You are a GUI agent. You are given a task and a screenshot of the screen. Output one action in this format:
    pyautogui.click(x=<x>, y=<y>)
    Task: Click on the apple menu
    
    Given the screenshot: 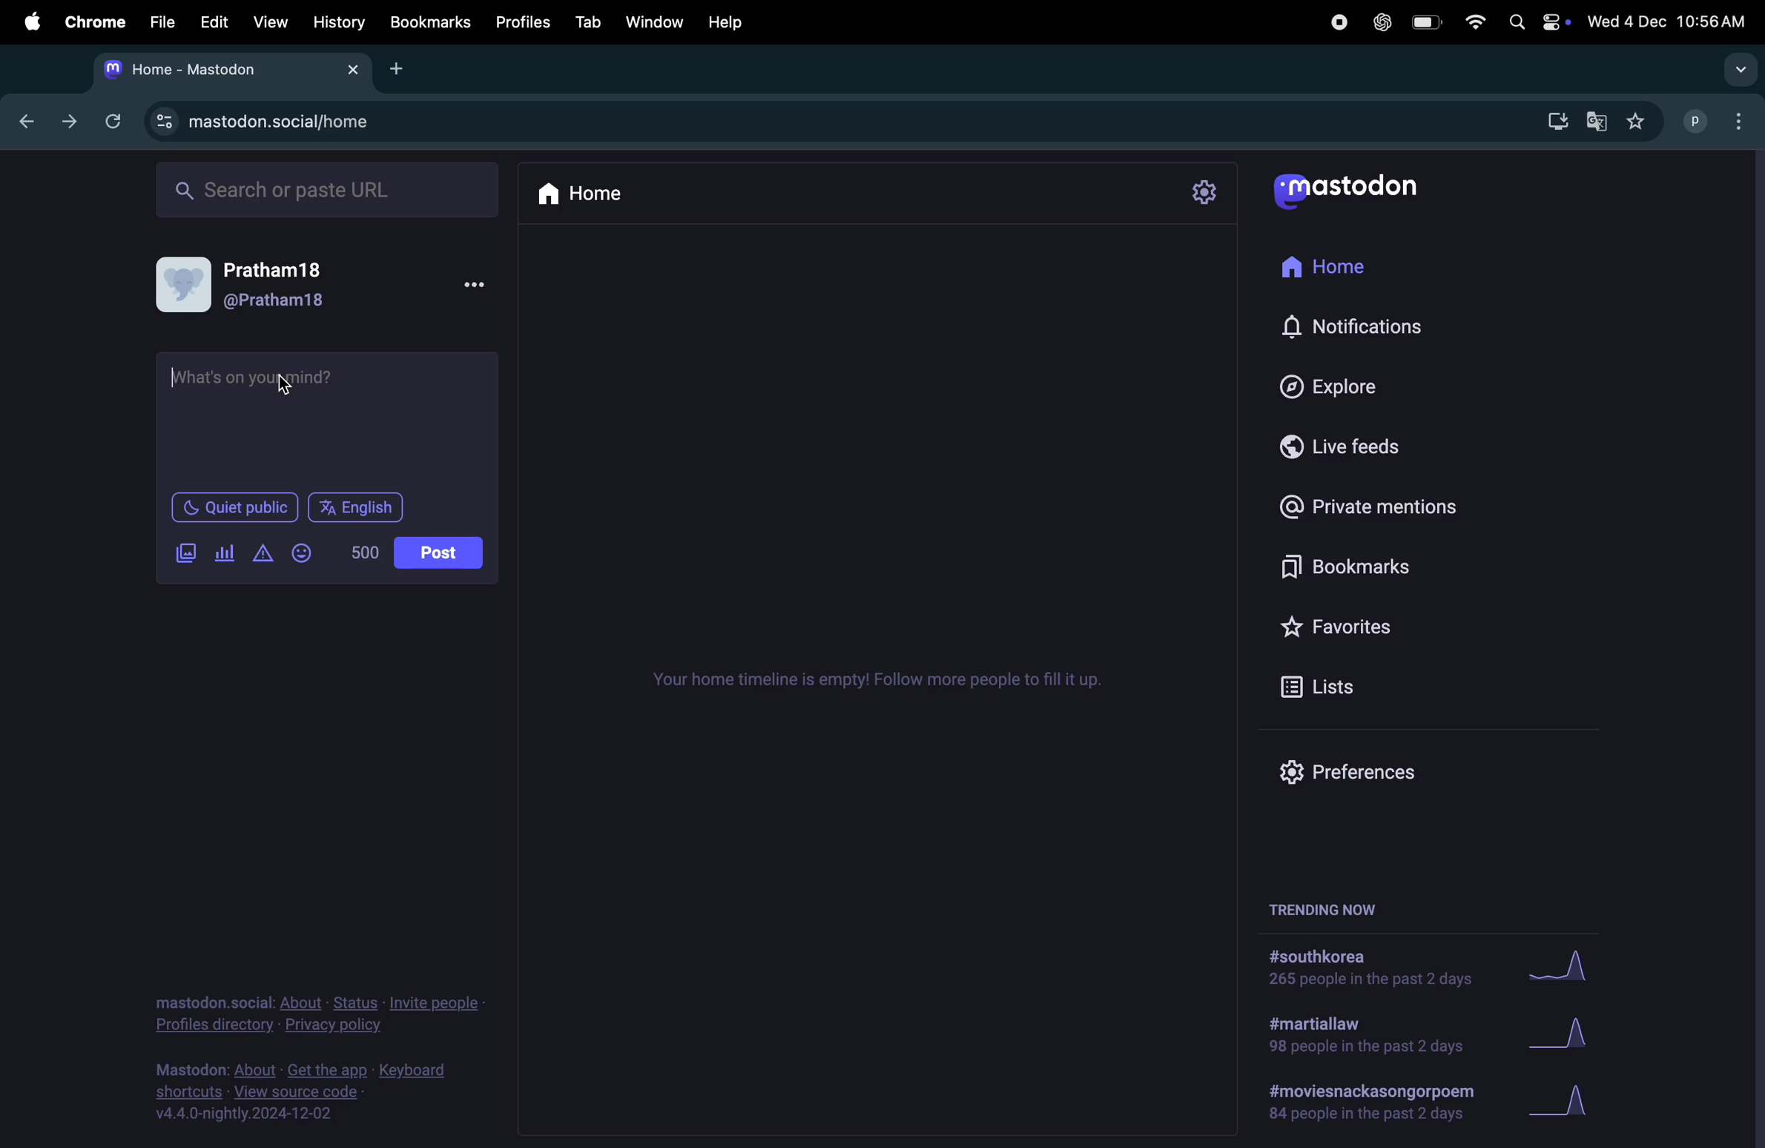 What is the action you would take?
    pyautogui.click(x=31, y=23)
    